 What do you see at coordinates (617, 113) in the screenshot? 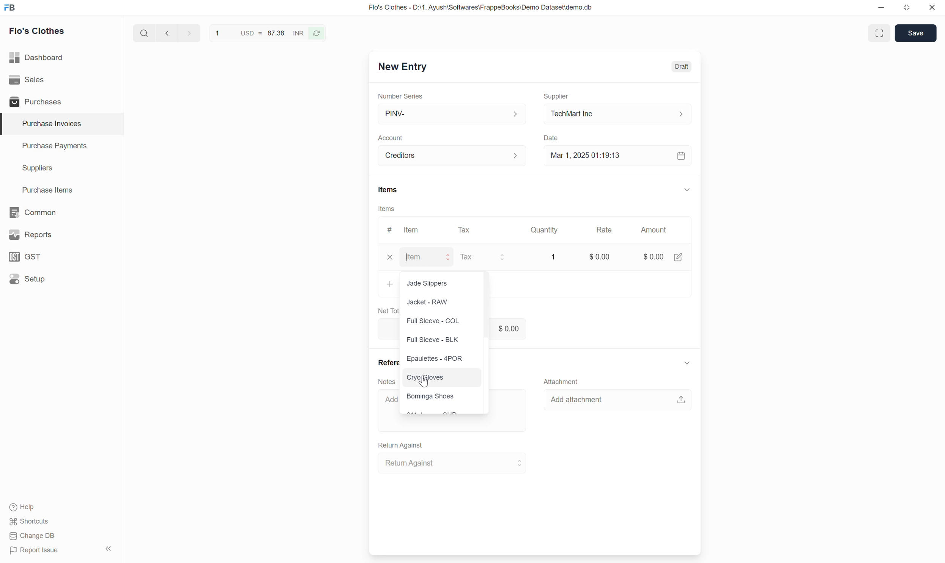
I see `TechMart Inc.` at bounding box center [617, 113].